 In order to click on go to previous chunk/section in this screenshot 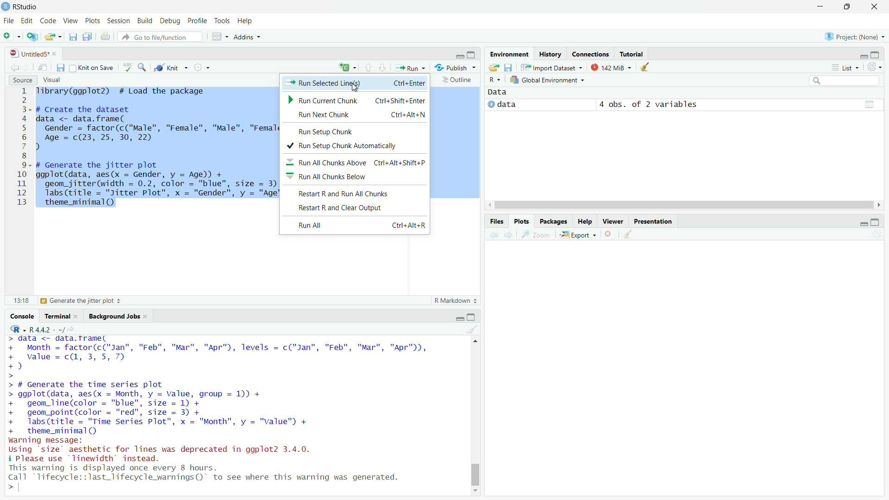, I will do `click(368, 66)`.